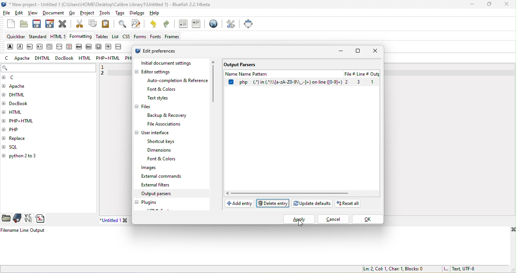  What do you see at coordinates (138, 24) in the screenshot?
I see `find and replace` at bounding box center [138, 24].